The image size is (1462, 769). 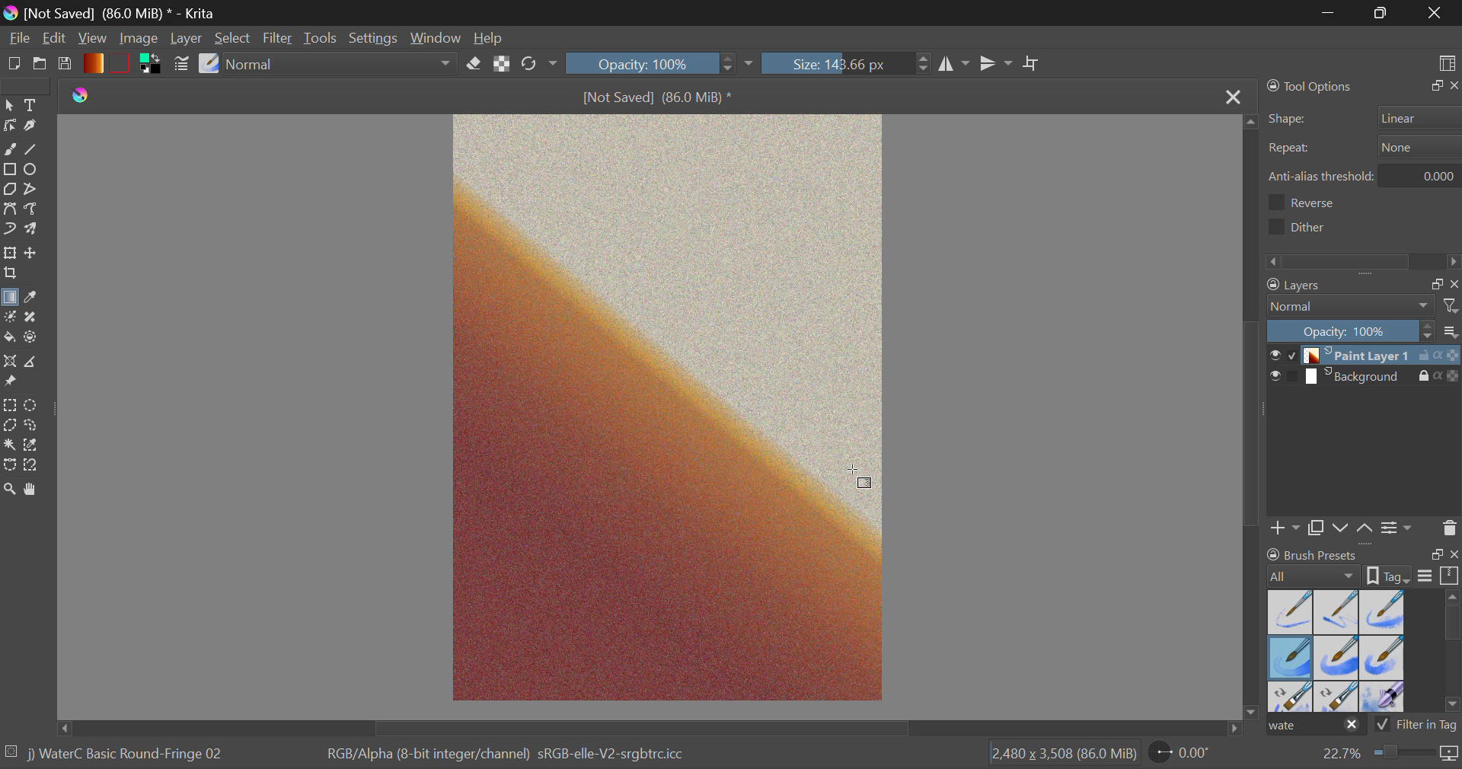 I want to click on Pan, so click(x=36, y=490).